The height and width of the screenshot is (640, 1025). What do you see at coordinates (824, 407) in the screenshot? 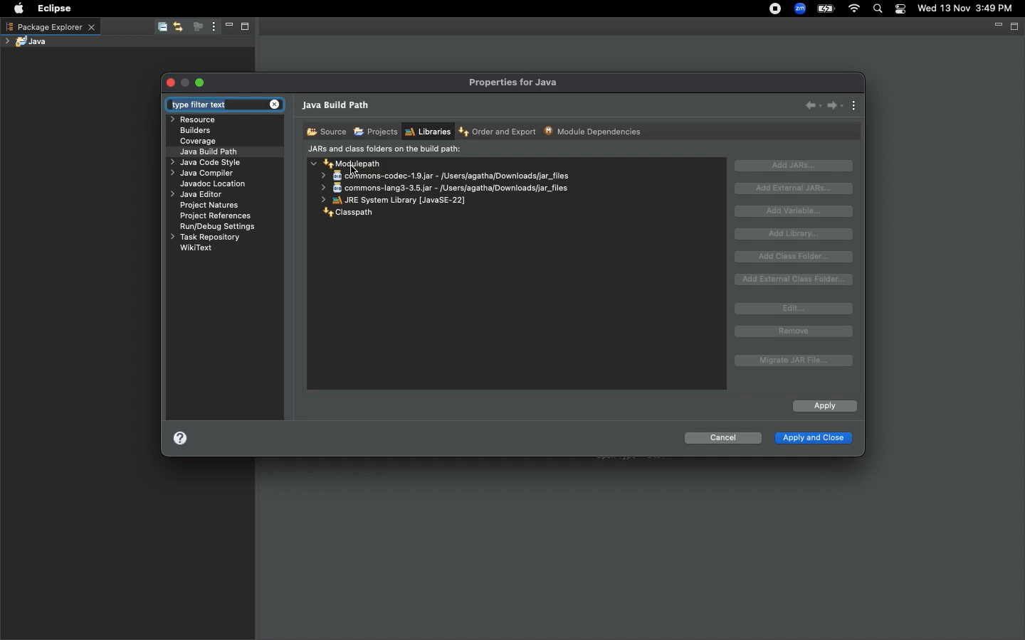
I see `Apply` at bounding box center [824, 407].